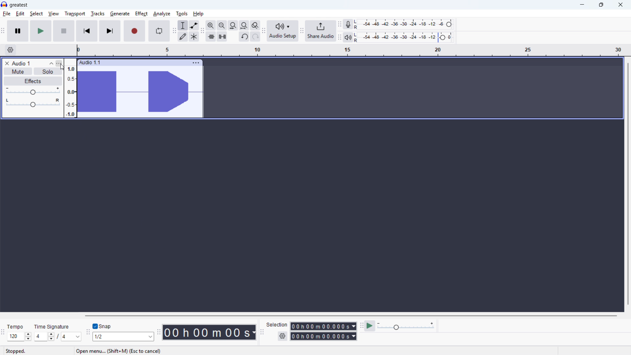 The image size is (631, 355). I want to click on Enable looping , so click(159, 31).